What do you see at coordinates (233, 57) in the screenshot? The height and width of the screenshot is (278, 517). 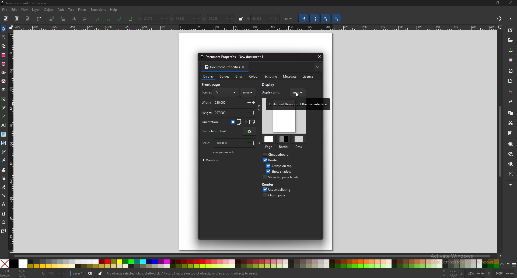 I see `document properties - New document 1` at bounding box center [233, 57].